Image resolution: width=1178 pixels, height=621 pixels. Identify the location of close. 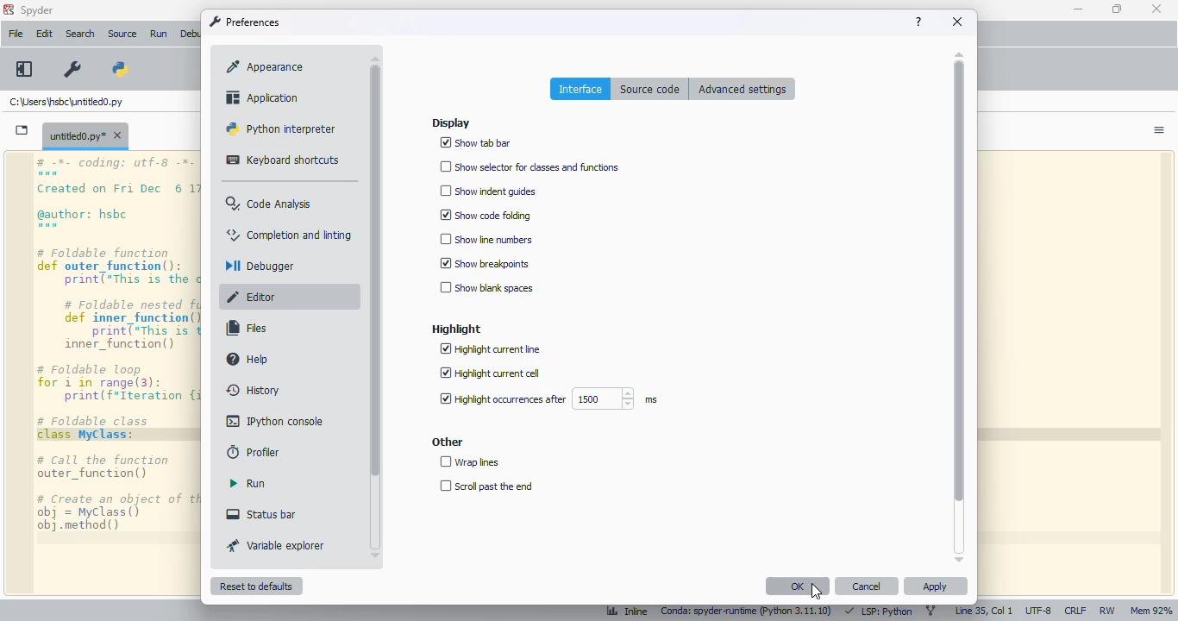
(1156, 9).